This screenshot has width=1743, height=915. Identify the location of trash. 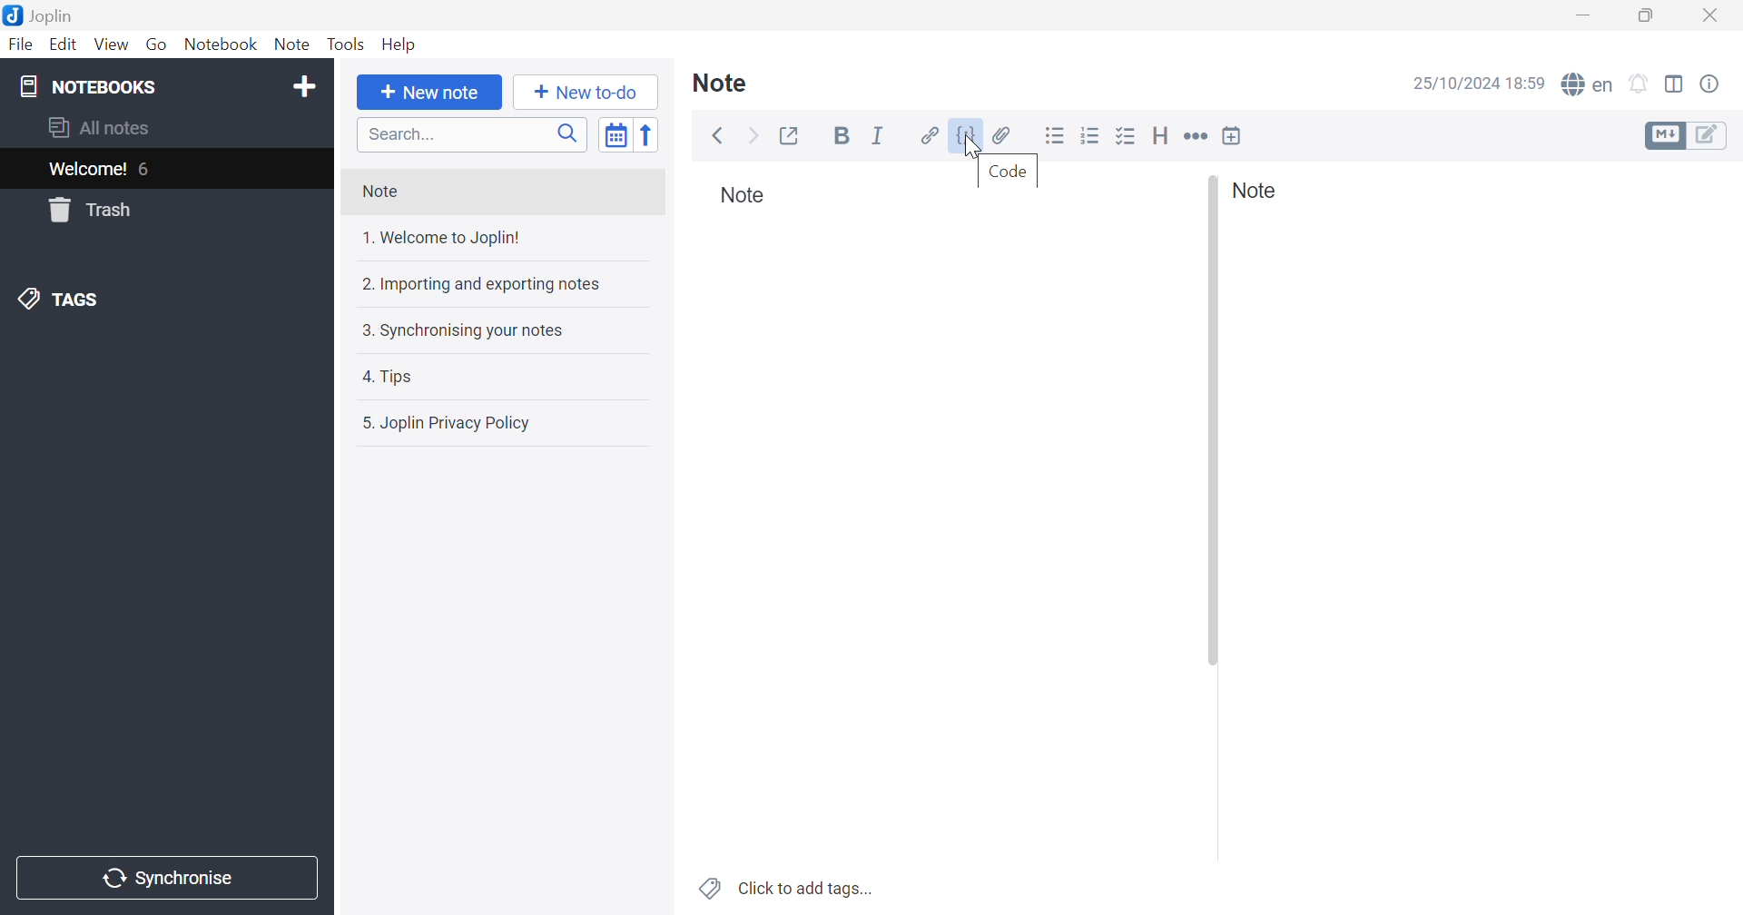
(90, 212).